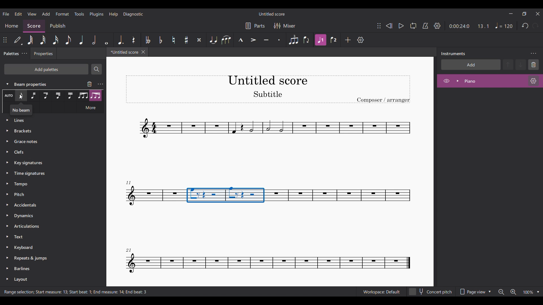 The image size is (543, 305). I want to click on Default, so click(18, 40).